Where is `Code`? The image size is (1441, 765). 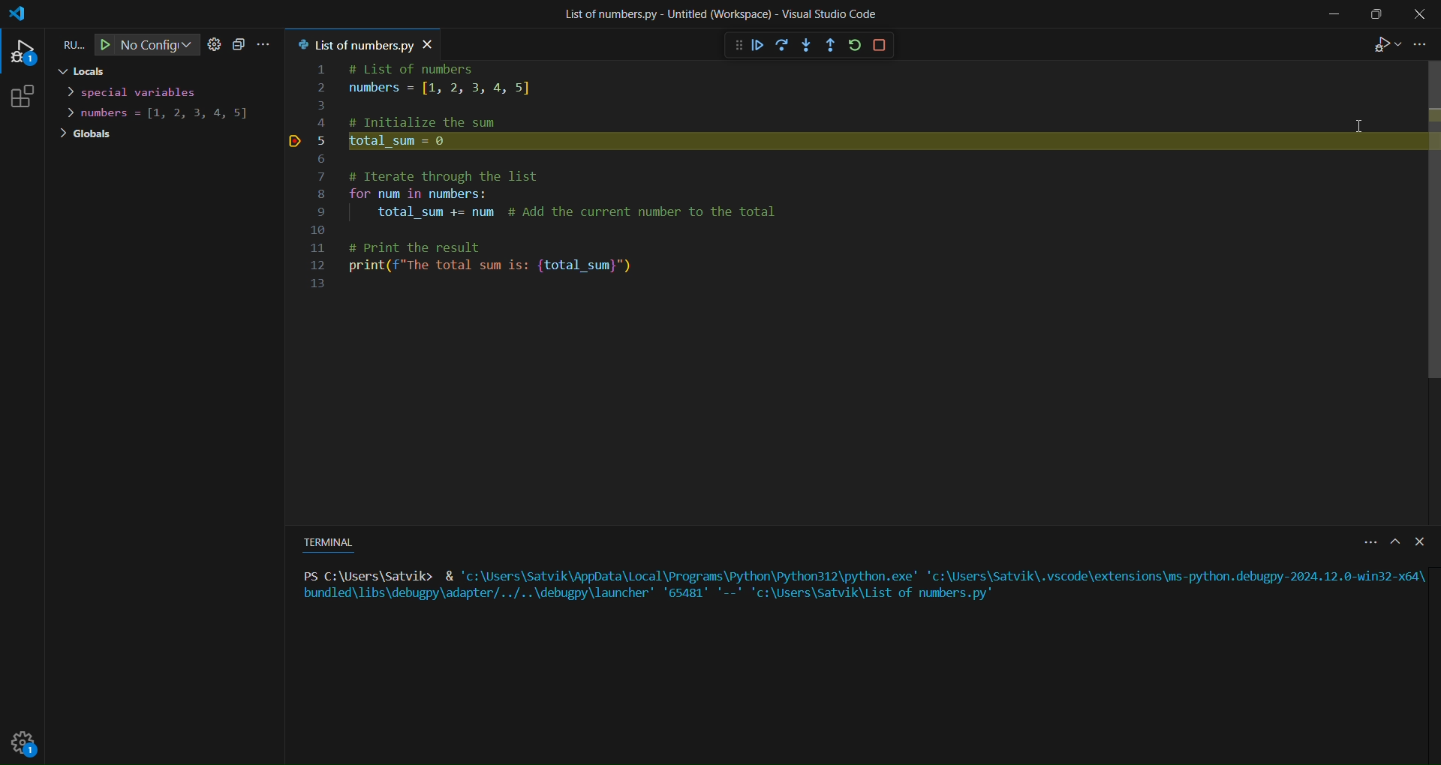 Code is located at coordinates (558, 225).